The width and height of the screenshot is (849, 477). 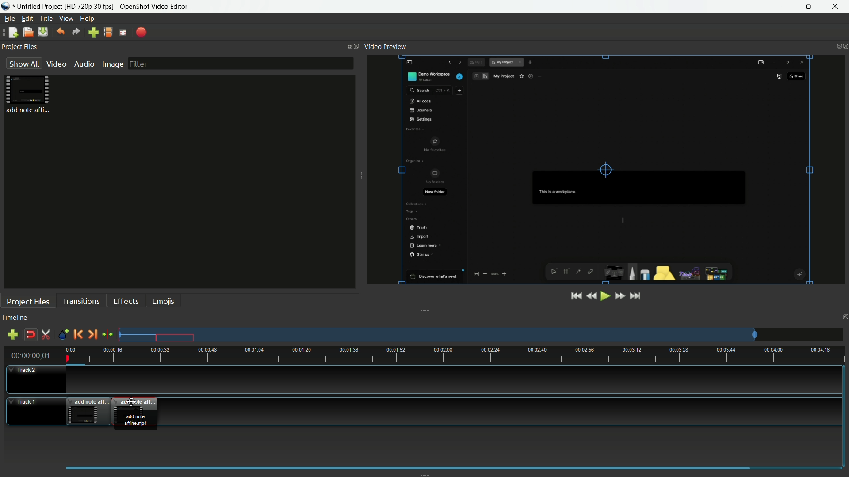 I want to click on jump to start, so click(x=575, y=297).